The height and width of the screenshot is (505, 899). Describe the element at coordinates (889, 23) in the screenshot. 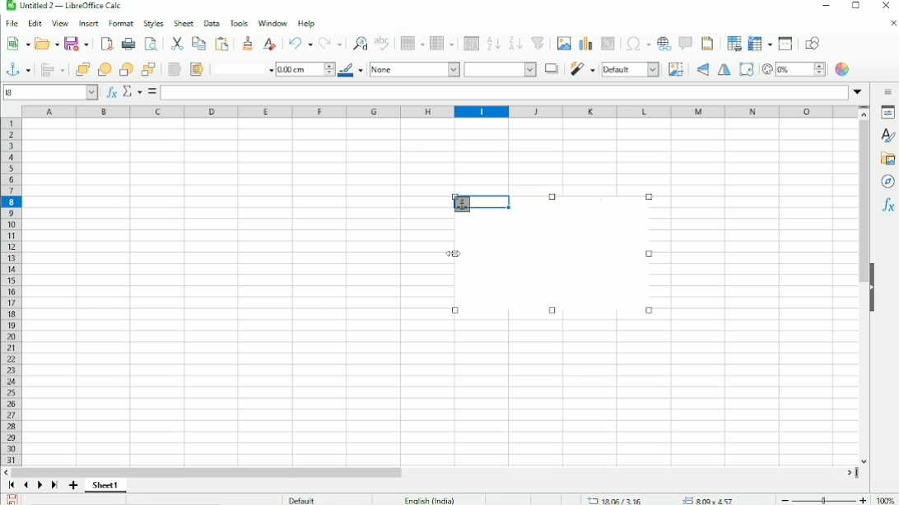

I see `Close document` at that location.